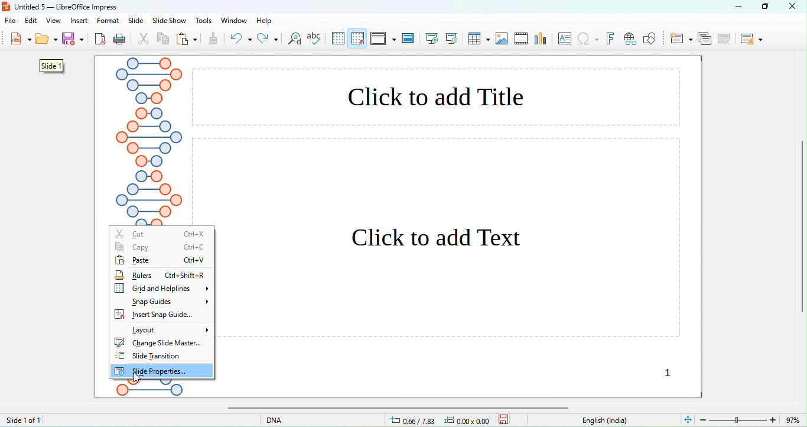 The height and width of the screenshot is (427, 807). What do you see at coordinates (295, 40) in the screenshot?
I see `find and replace` at bounding box center [295, 40].